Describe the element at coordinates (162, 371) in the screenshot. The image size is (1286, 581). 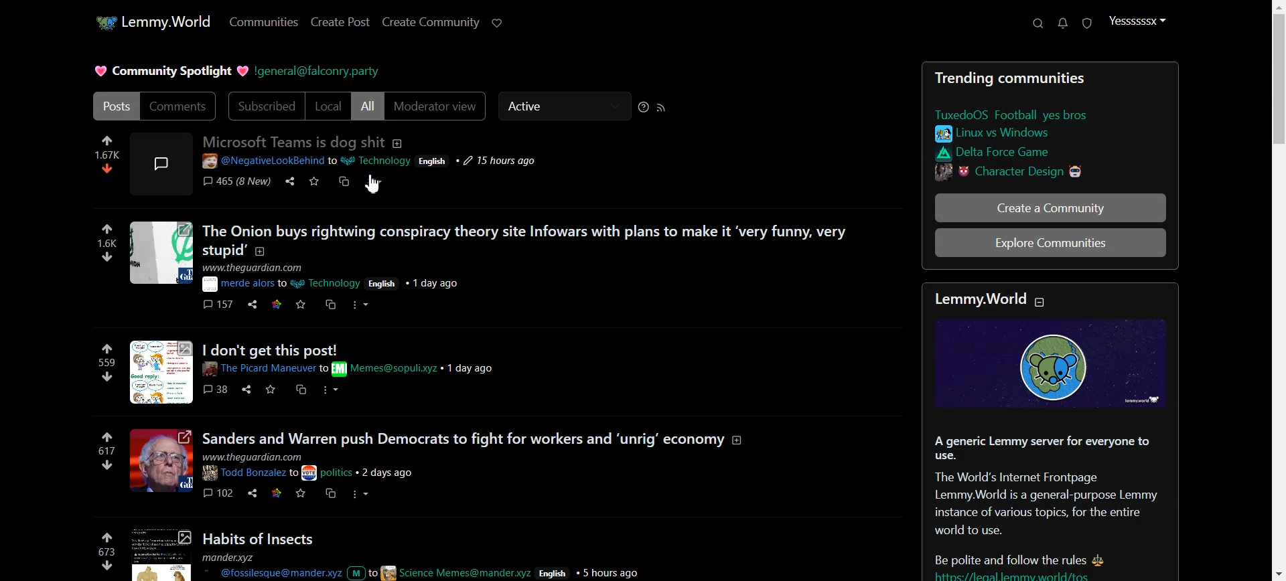
I see `image` at that location.